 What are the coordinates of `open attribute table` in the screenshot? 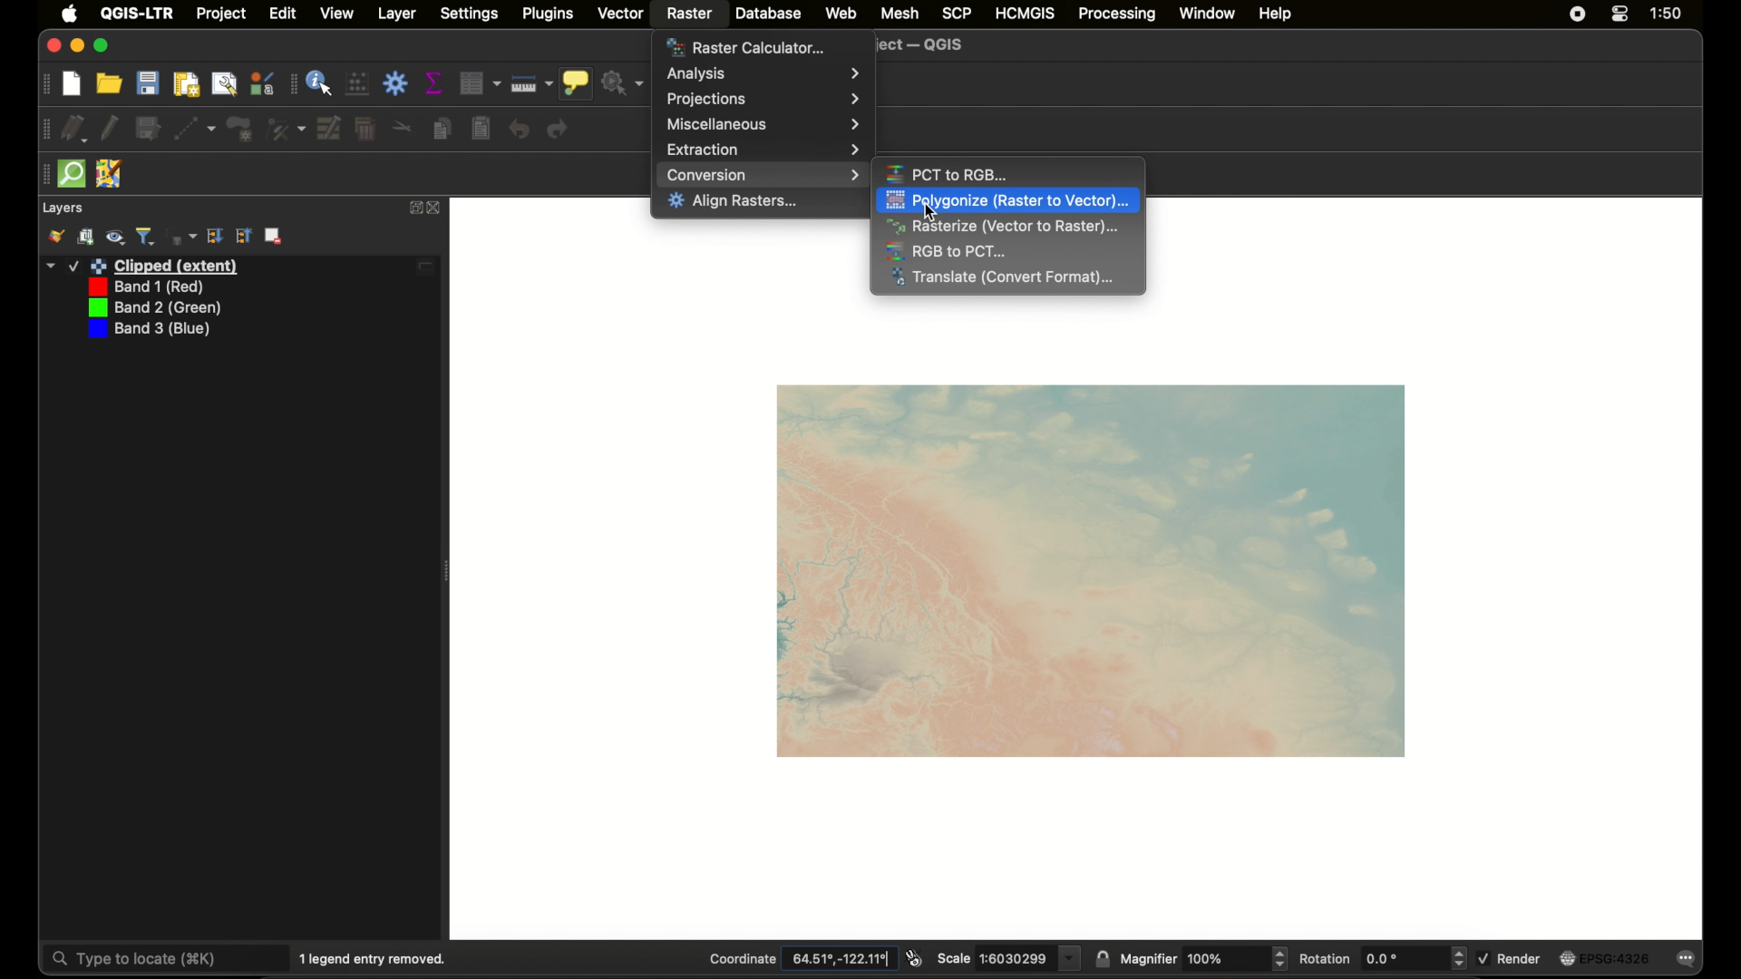 It's located at (480, 83).